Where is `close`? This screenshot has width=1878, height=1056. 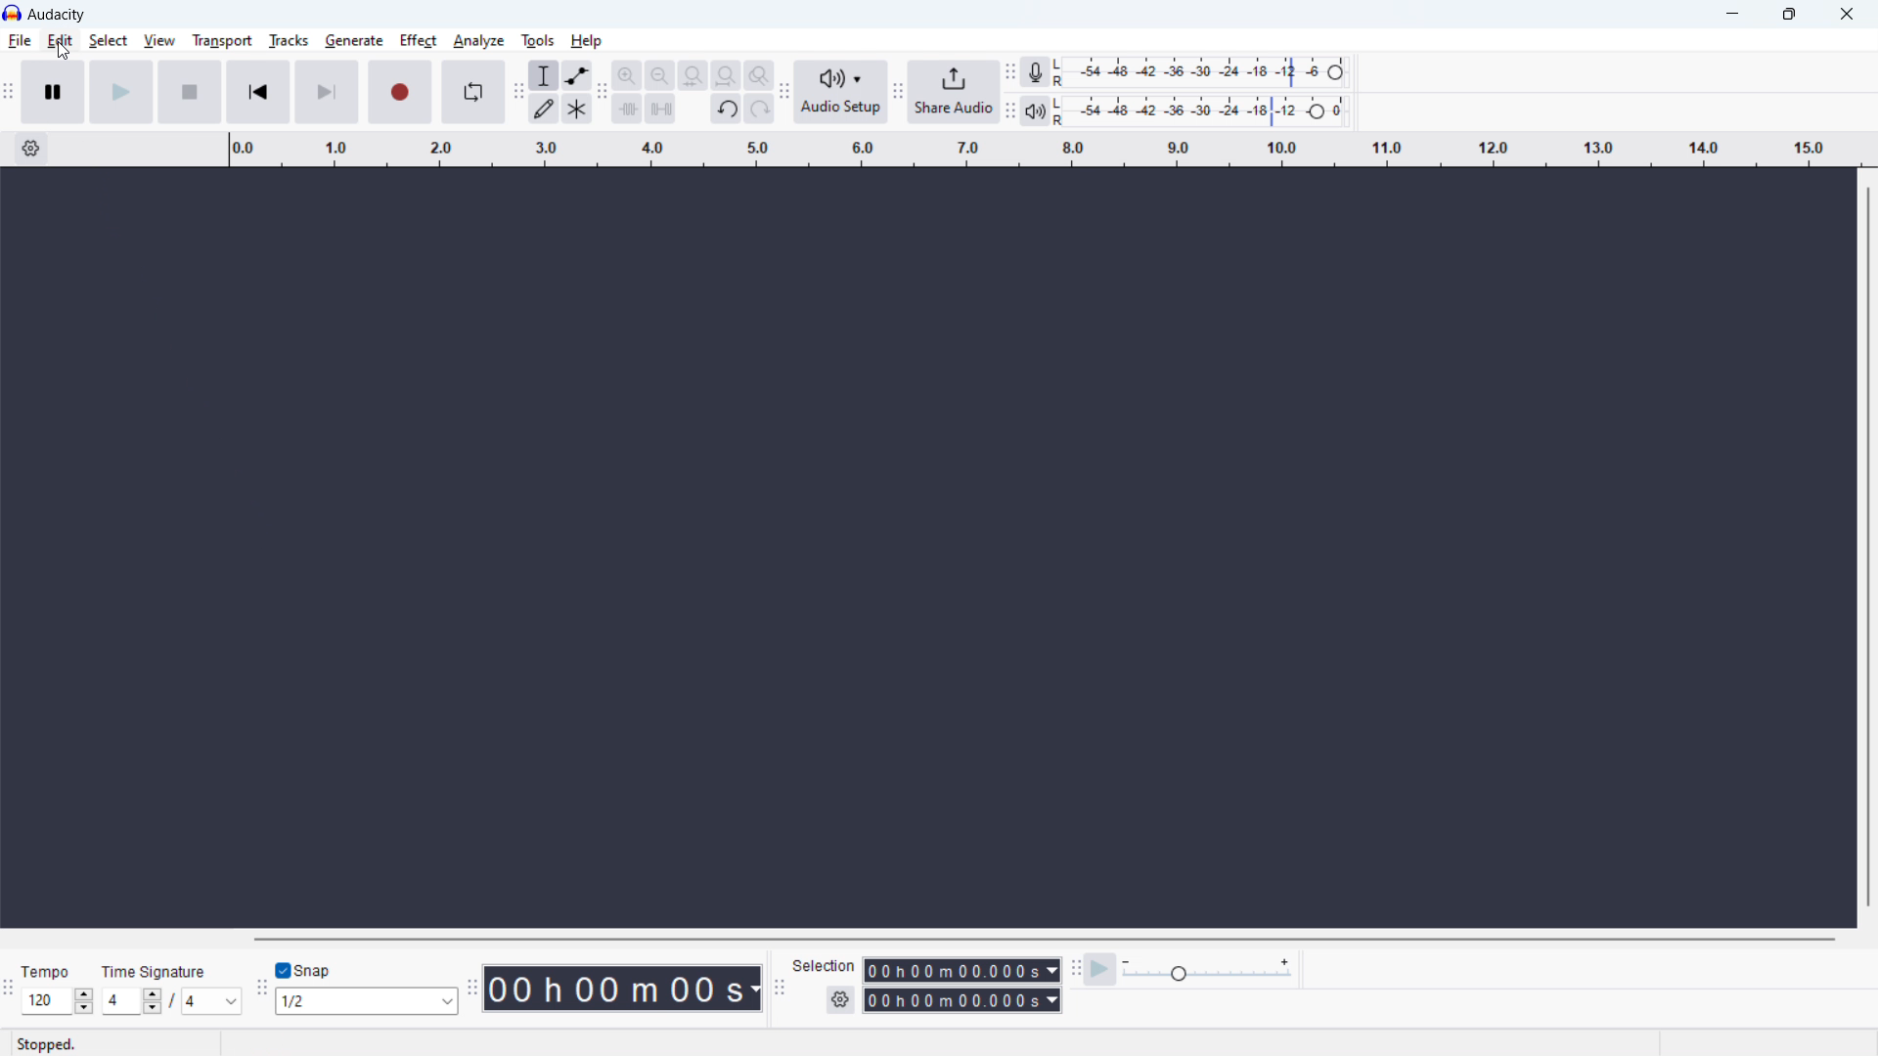
close is located at coordinates (1845, 15).